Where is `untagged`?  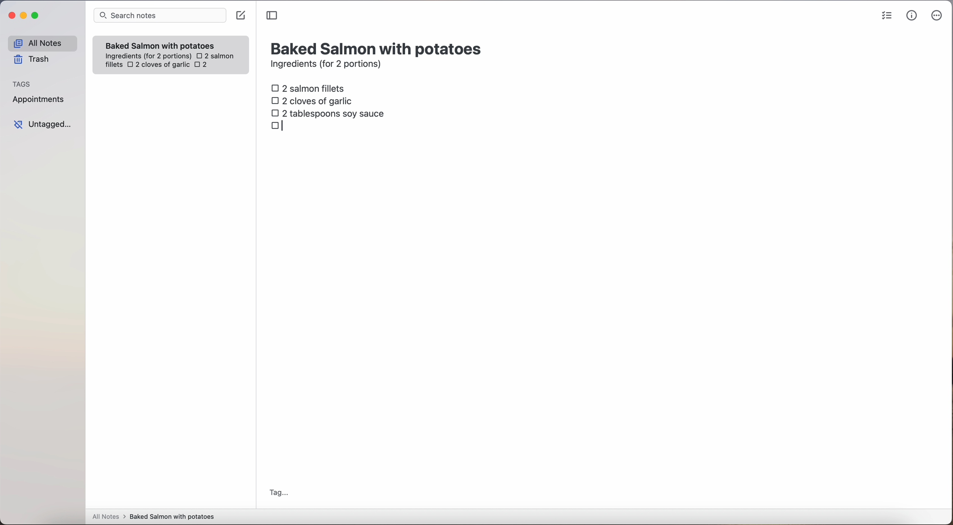
untagged is located at coordinates (43, 124).